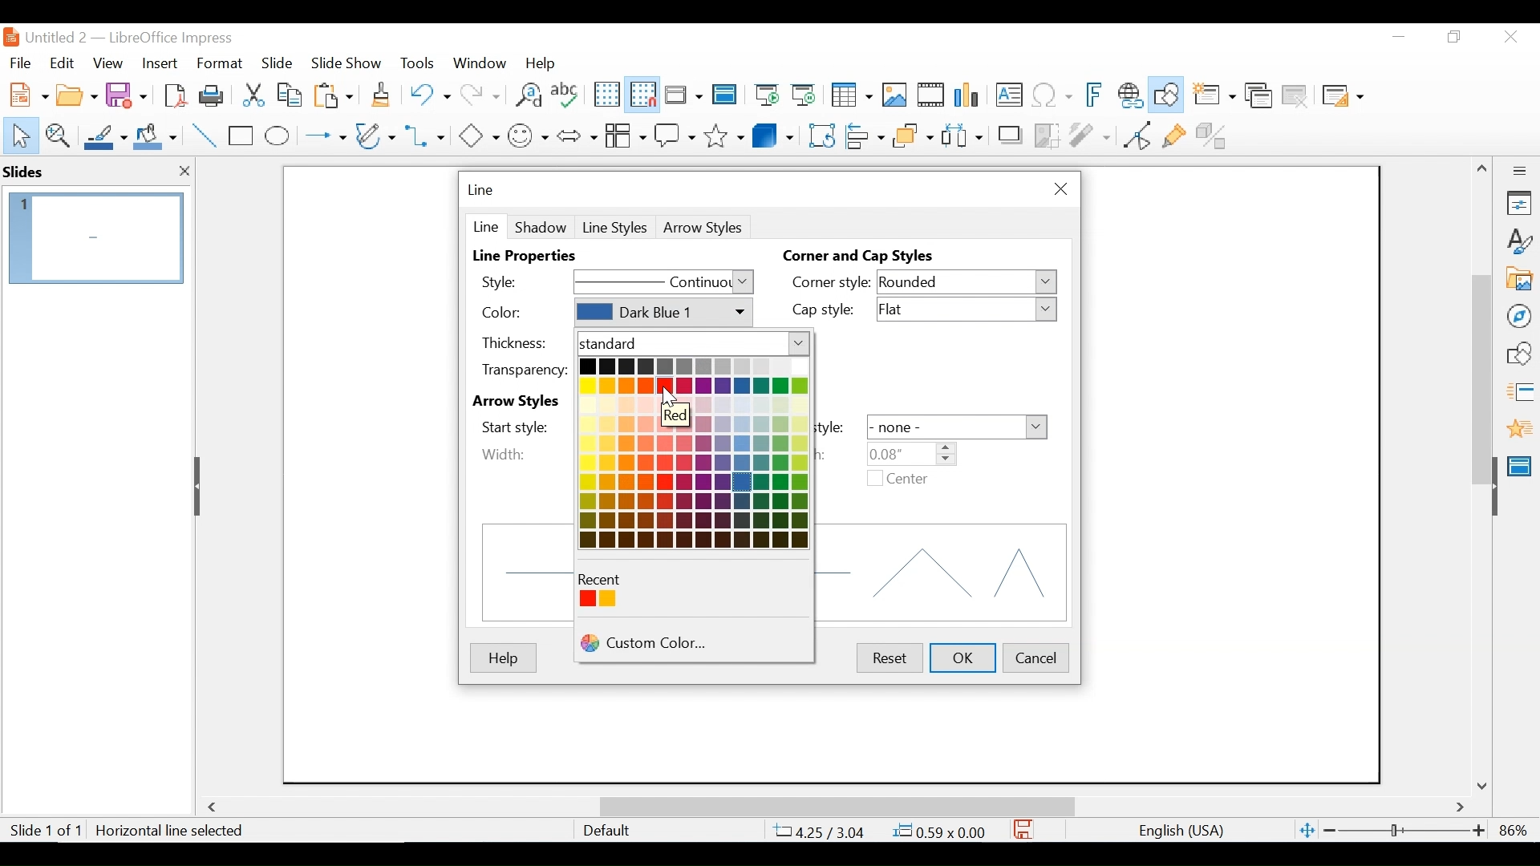  Describe the element at coordinates (158, 63) in the screenshot. I see `Insert` at that location.